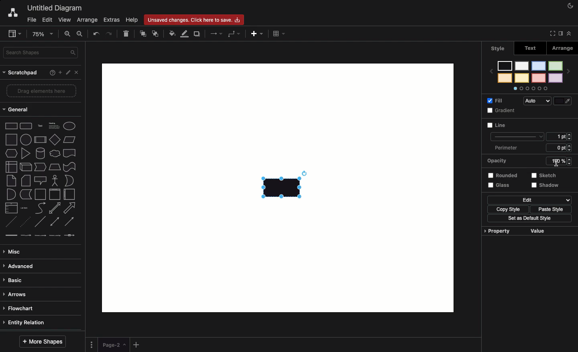 The height and width of the screenshot is (352, 578). What do you see at coordinates (522, 66) in the screenshot?
I see `color 5` at bounding box center [522, 66].